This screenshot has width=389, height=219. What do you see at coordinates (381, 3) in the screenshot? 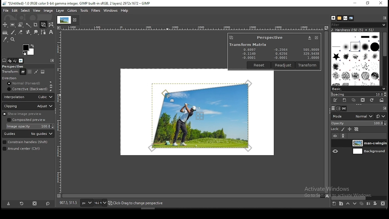
I see `close window` at bounding box center [381, 3].